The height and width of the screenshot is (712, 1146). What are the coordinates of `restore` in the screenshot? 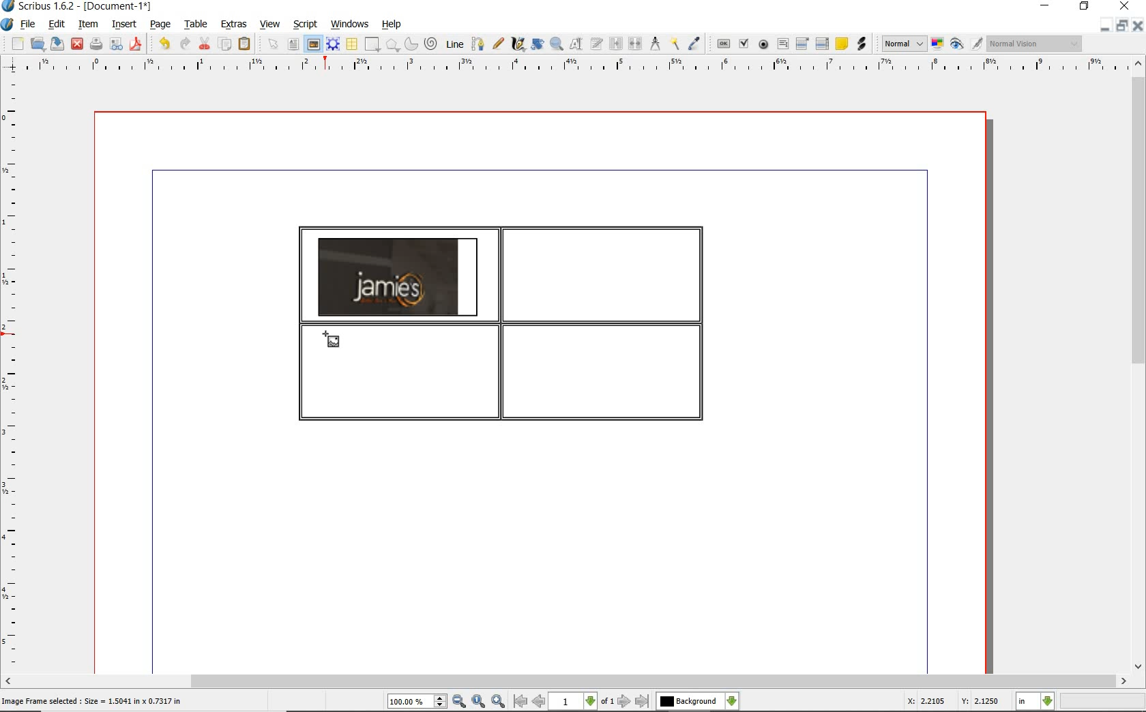 It's located at (1121, 27).